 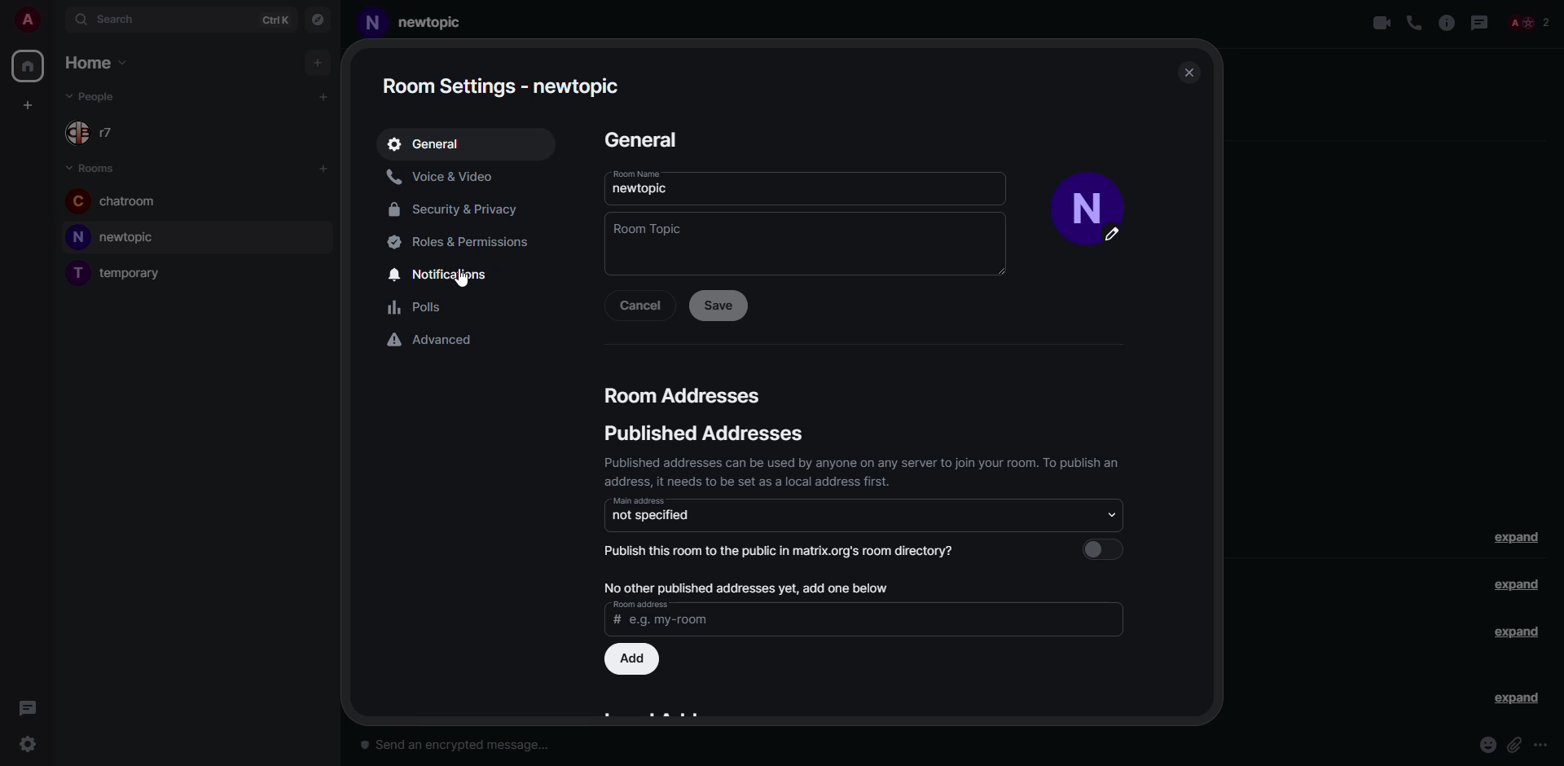 What do you see at coordinates (321, 168) in the screenshot?
I see `add` at bounding box center [321, 168].